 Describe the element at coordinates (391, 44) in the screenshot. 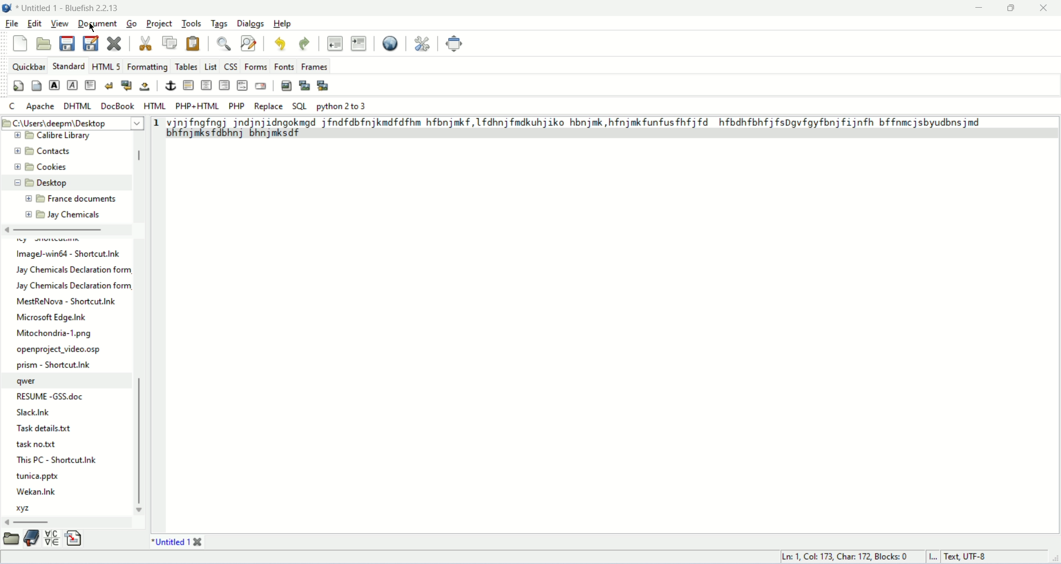

I see `preview in browser` at that location.